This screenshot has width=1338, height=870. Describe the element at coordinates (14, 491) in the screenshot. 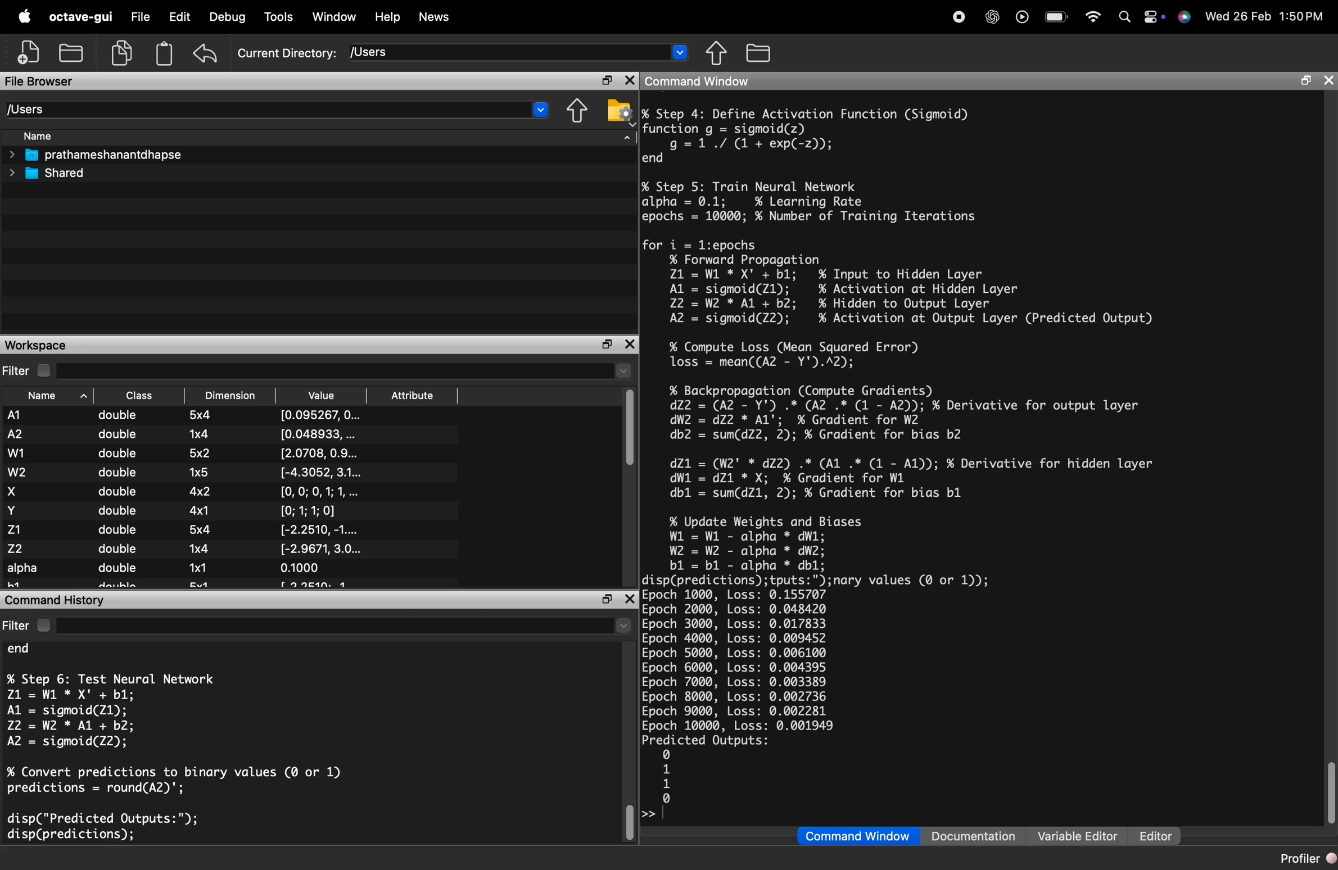

I see `X` at that location.